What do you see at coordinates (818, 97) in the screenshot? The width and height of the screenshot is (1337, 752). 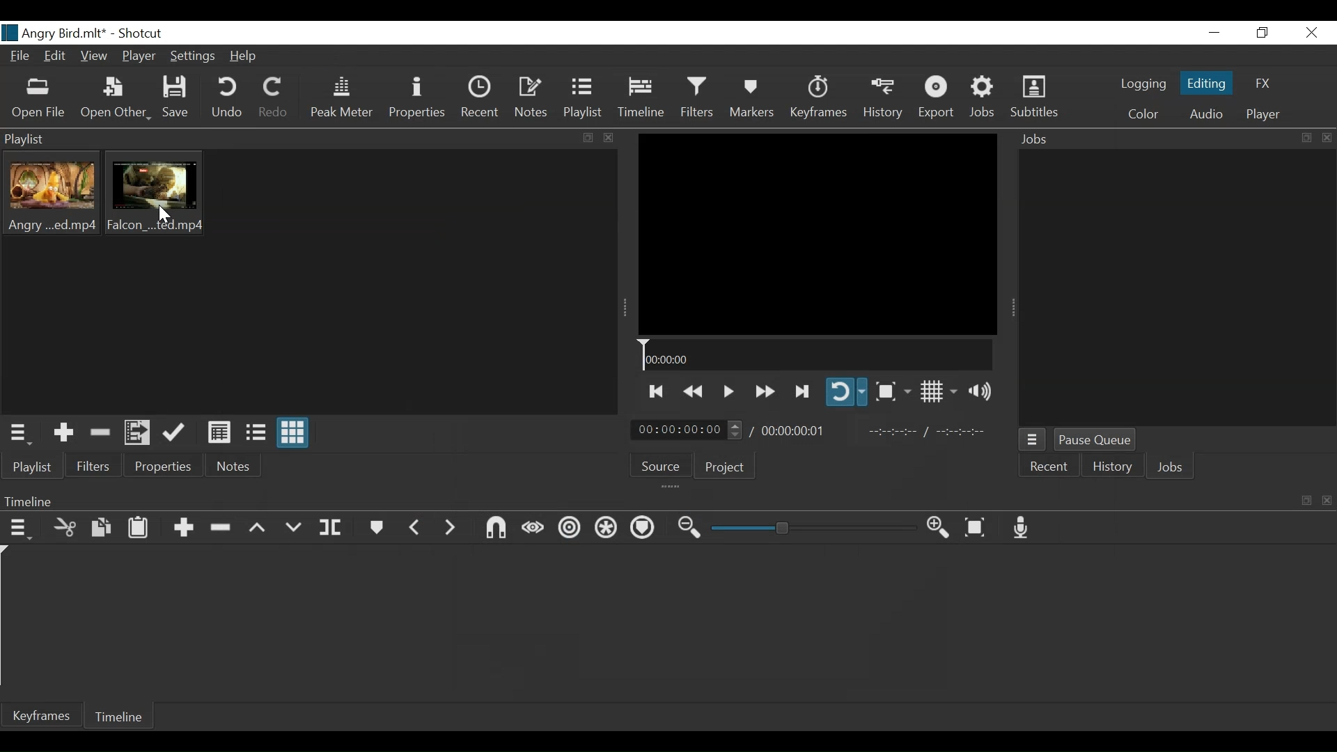 I see `Keyframes` at bounding box center [818, 97].